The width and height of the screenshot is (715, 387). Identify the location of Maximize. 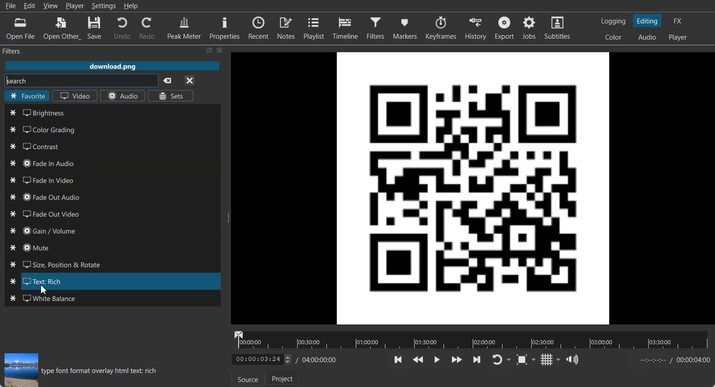
(209, 50).